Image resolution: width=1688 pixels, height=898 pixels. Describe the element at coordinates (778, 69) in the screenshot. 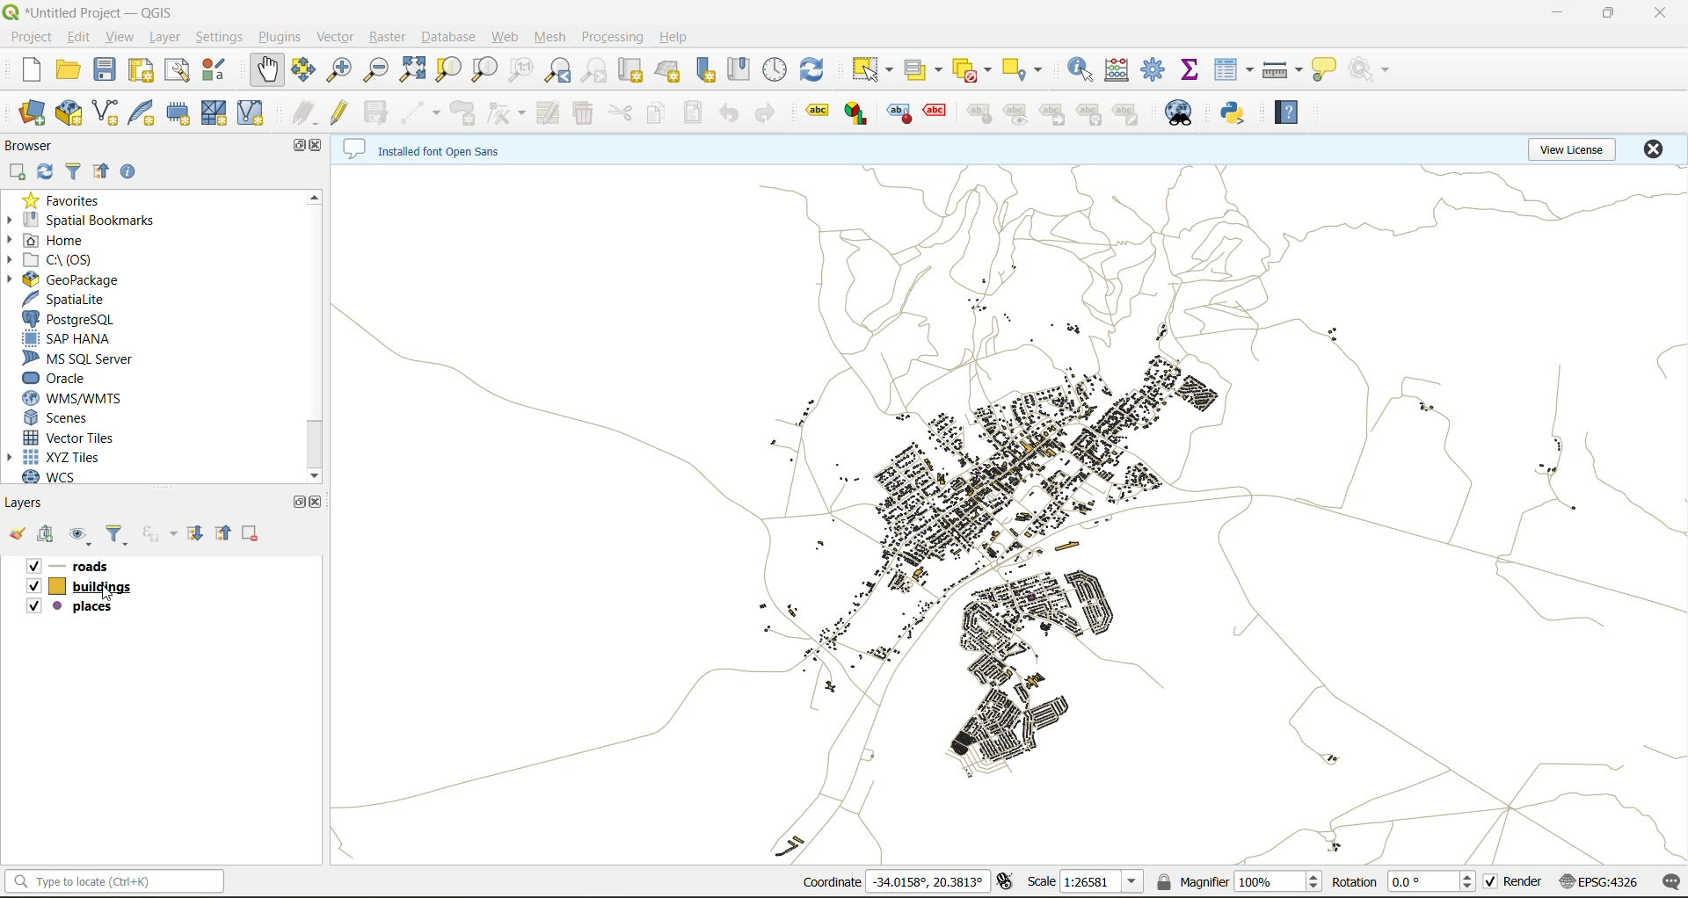

I see `control panel` at that location.